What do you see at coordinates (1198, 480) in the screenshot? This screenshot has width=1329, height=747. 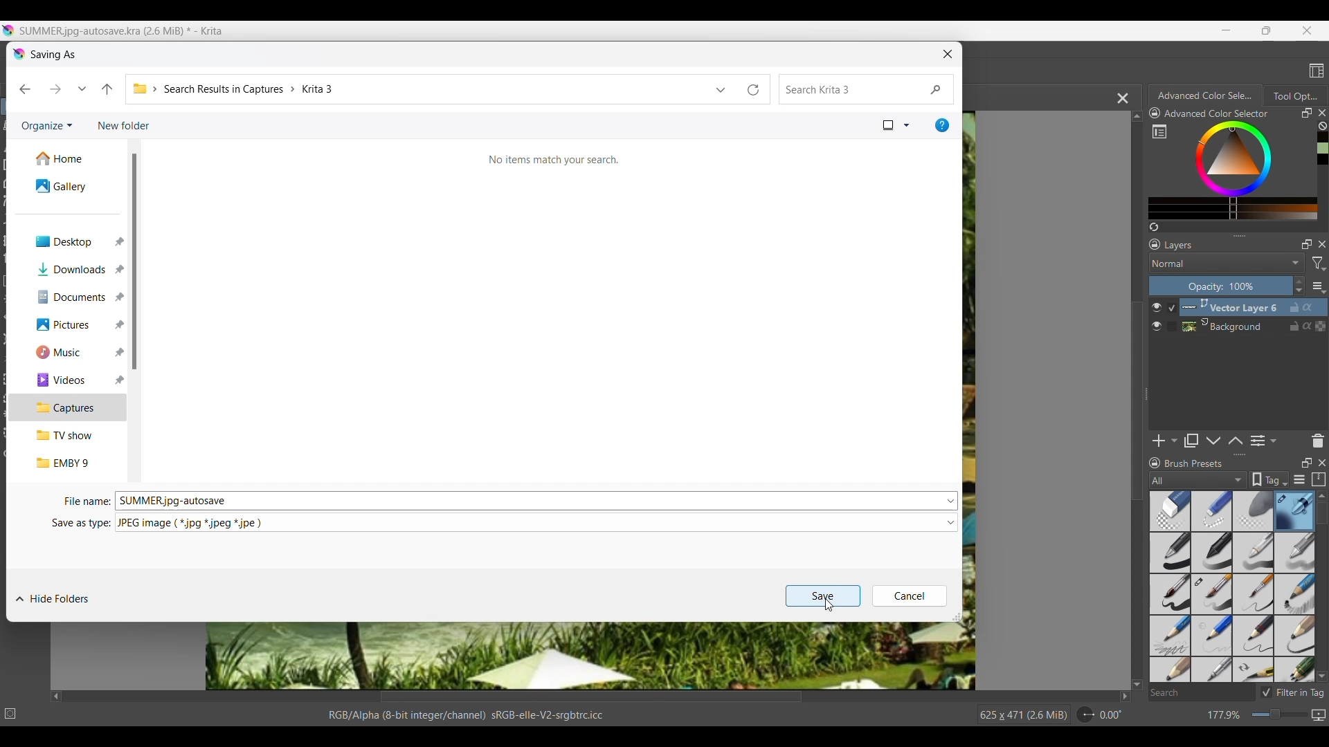 I see `Filter options for brush presets` at bounding box center [1198, 480].